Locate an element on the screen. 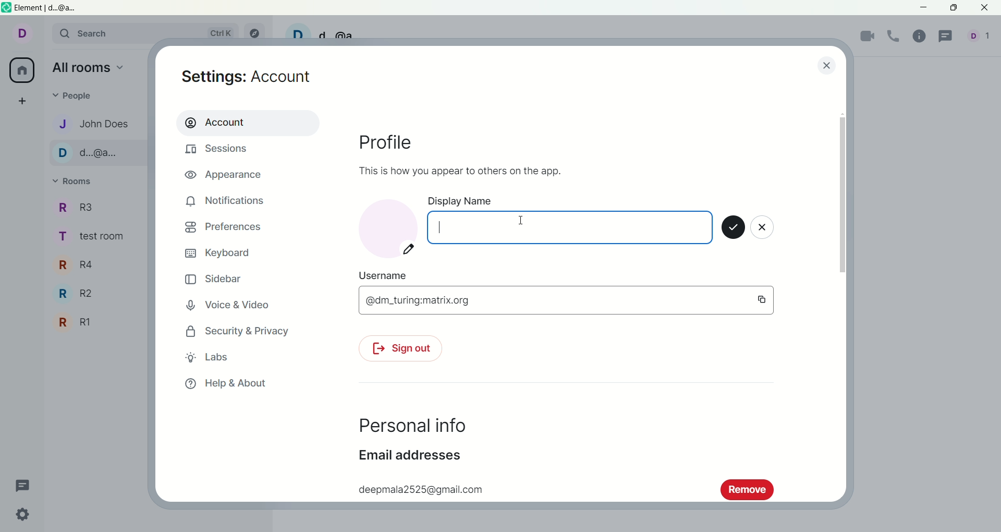 The height and width of the screenshot is (532, 1001). profile is located at coordinates (395, 145).